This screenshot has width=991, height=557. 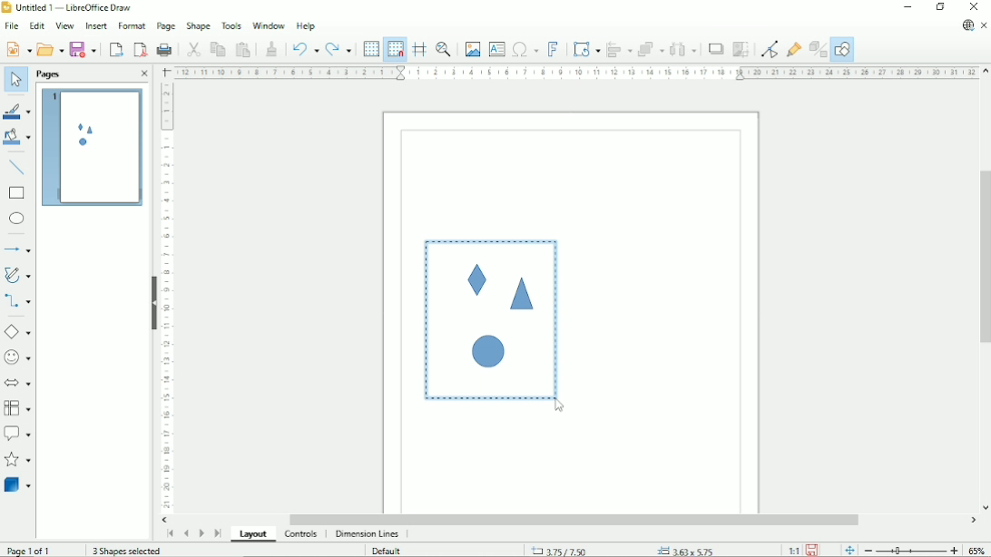 What do you see at coordinates (64, 24) in the screenshot?
I see `View` at bounding box center [64, 24].